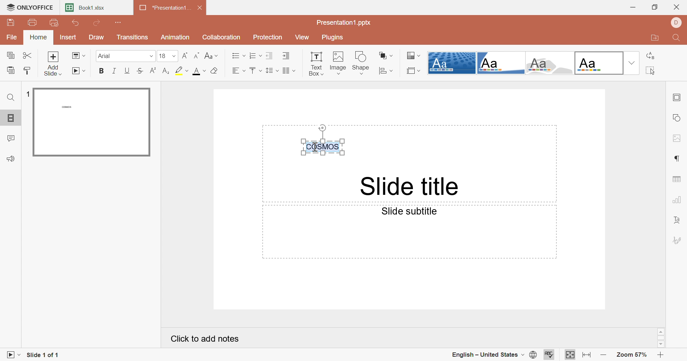 This screenshot has width=687, height=361. What do you see at coordinates (301, 37) in the screenshot?
I see `View` at bounding box center [301, 37].